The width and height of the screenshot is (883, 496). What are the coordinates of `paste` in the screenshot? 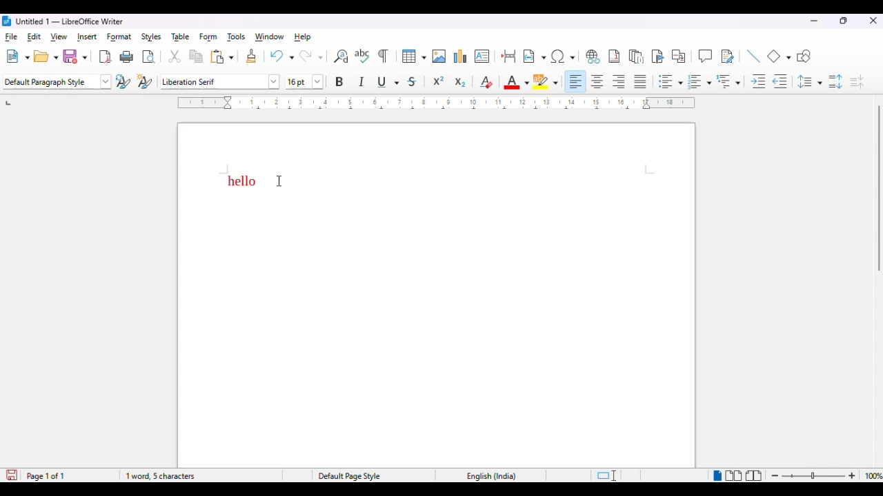 It's located at (222, 56).